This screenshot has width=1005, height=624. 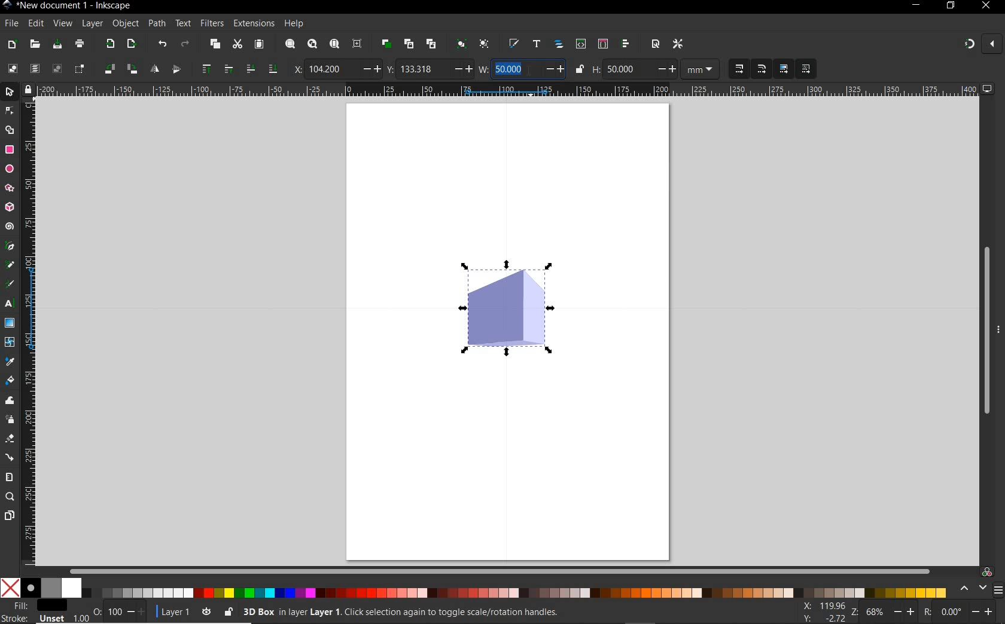 I want to click on when scaling, so click(x=762, y=69).